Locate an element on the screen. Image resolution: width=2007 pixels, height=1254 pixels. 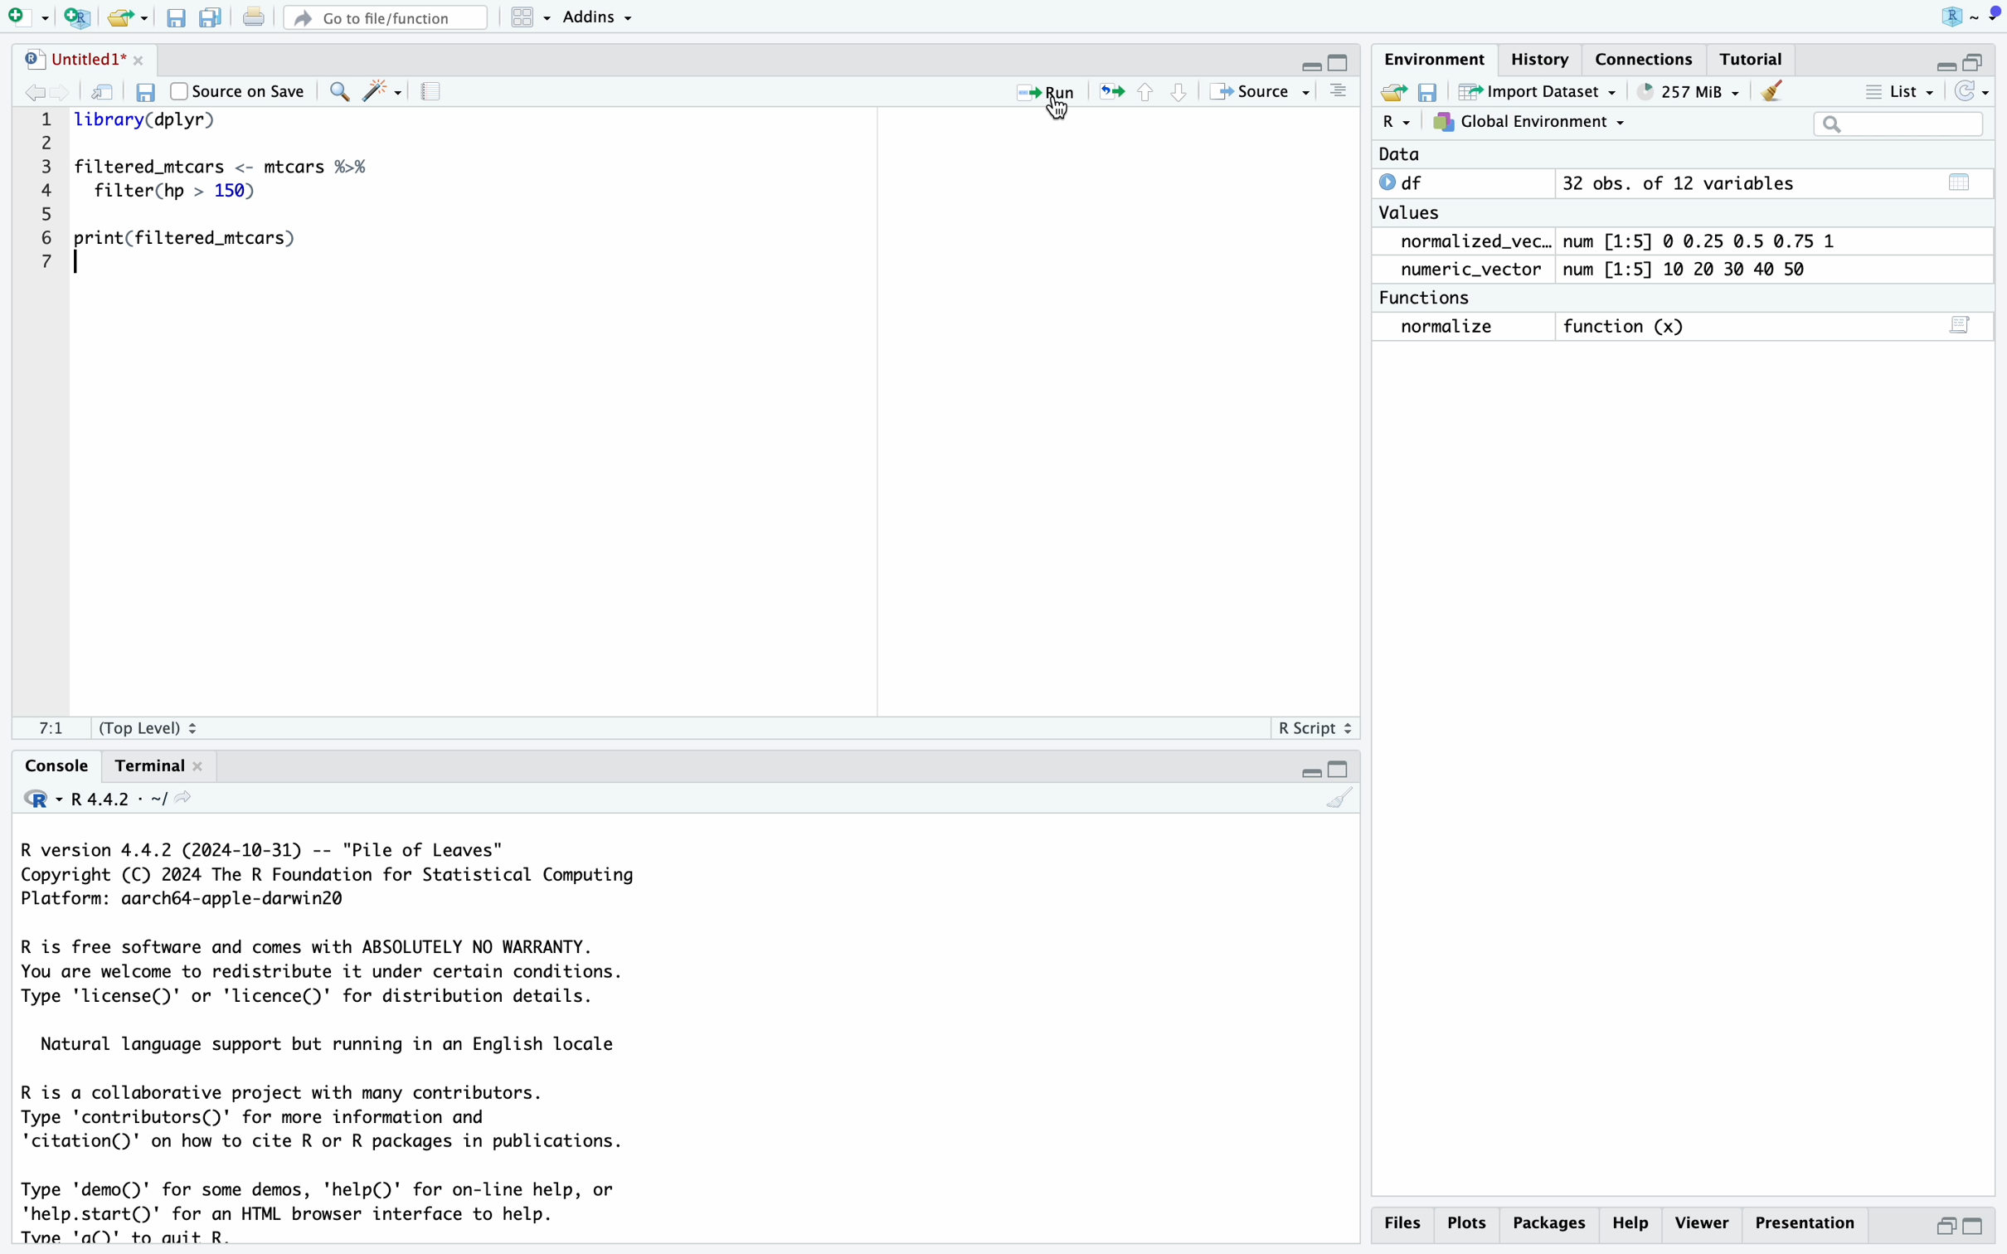
maximize is located at coordinates (1975, 1227).